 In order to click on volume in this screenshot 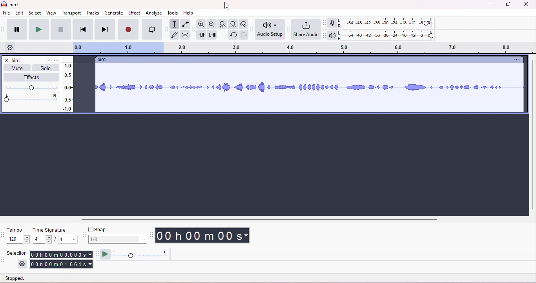, I will do `click(31, 87)`.